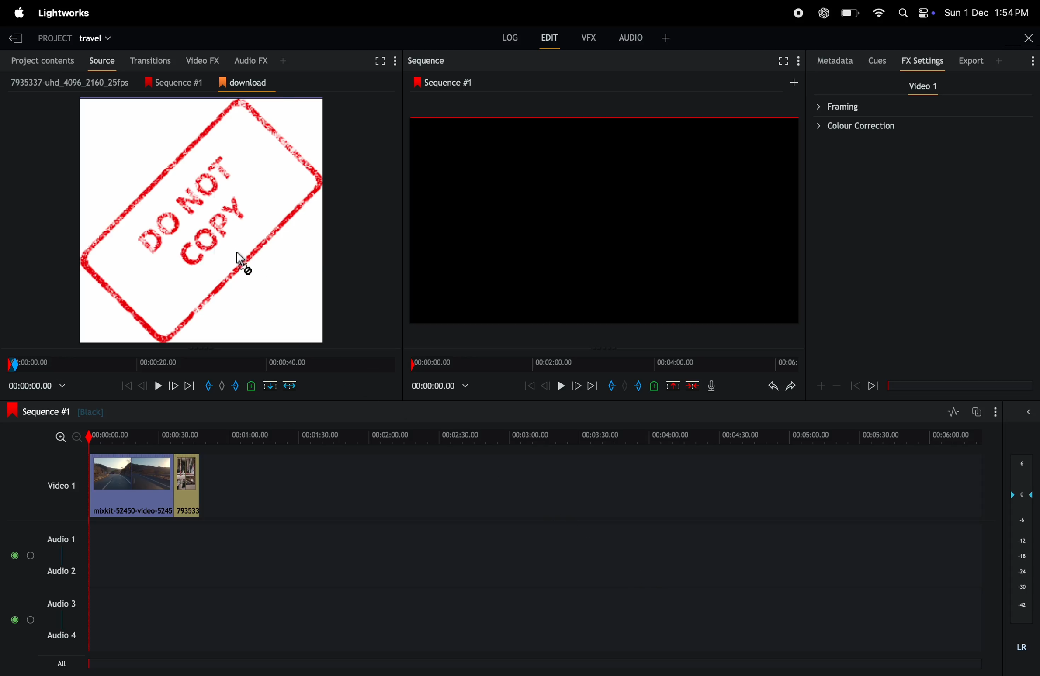  Describe the element at coordinates (976, 412) in the screenshot. I see `toggle auto track sync` at that location.